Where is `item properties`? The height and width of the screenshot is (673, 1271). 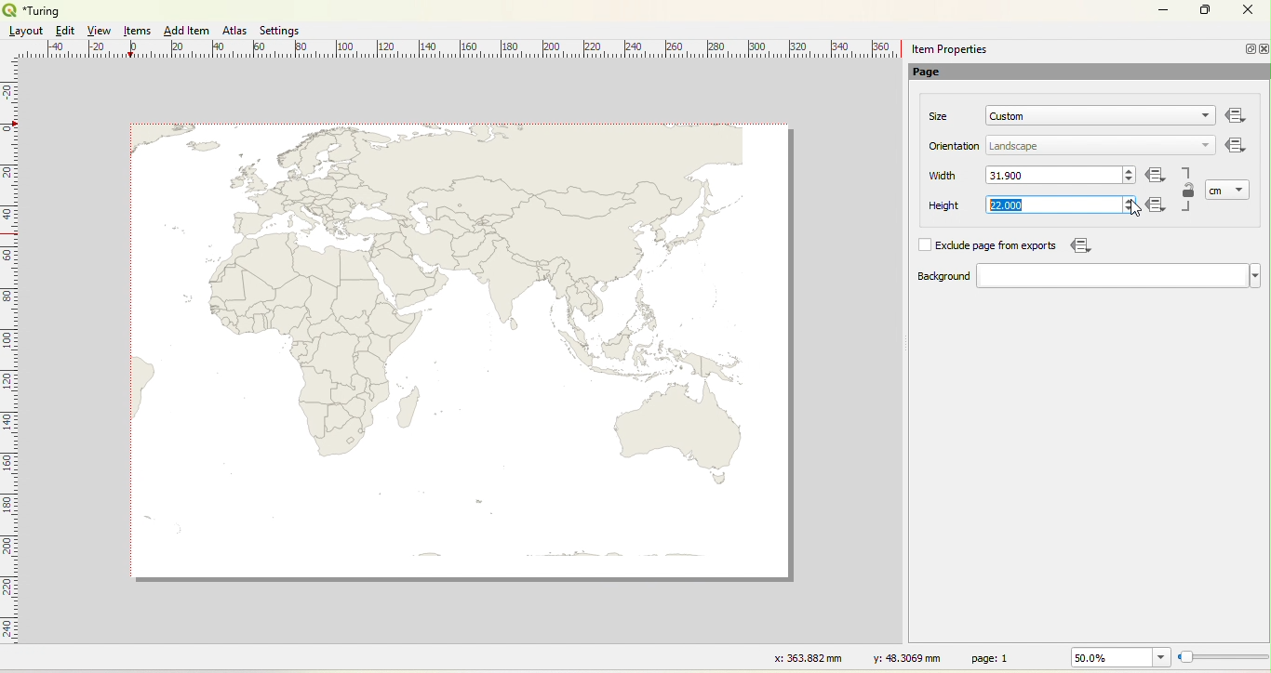 item properties is located at coordinates (949, 49).